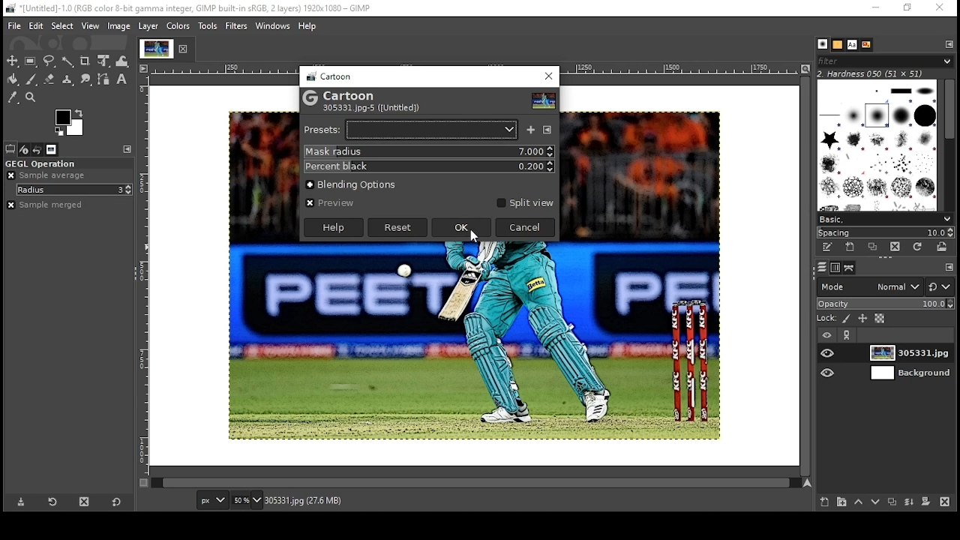  I want to click on units, so click(212, 499).